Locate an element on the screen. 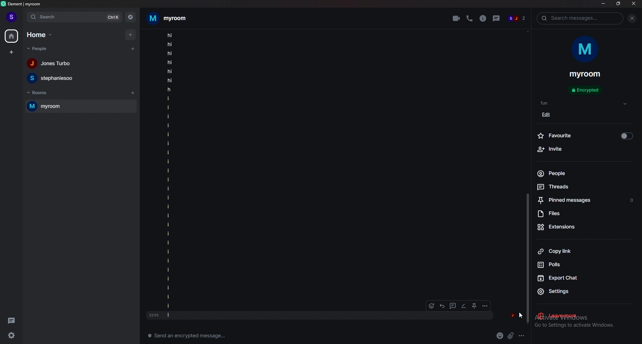  stephaniesoo is located at coordinates (77, 79).